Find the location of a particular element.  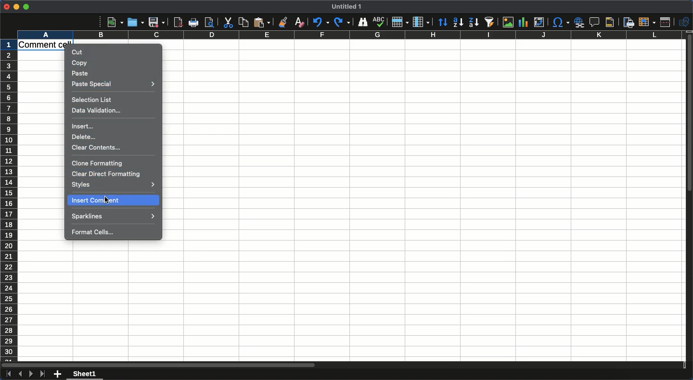

More is located at coordinates (97, 23).